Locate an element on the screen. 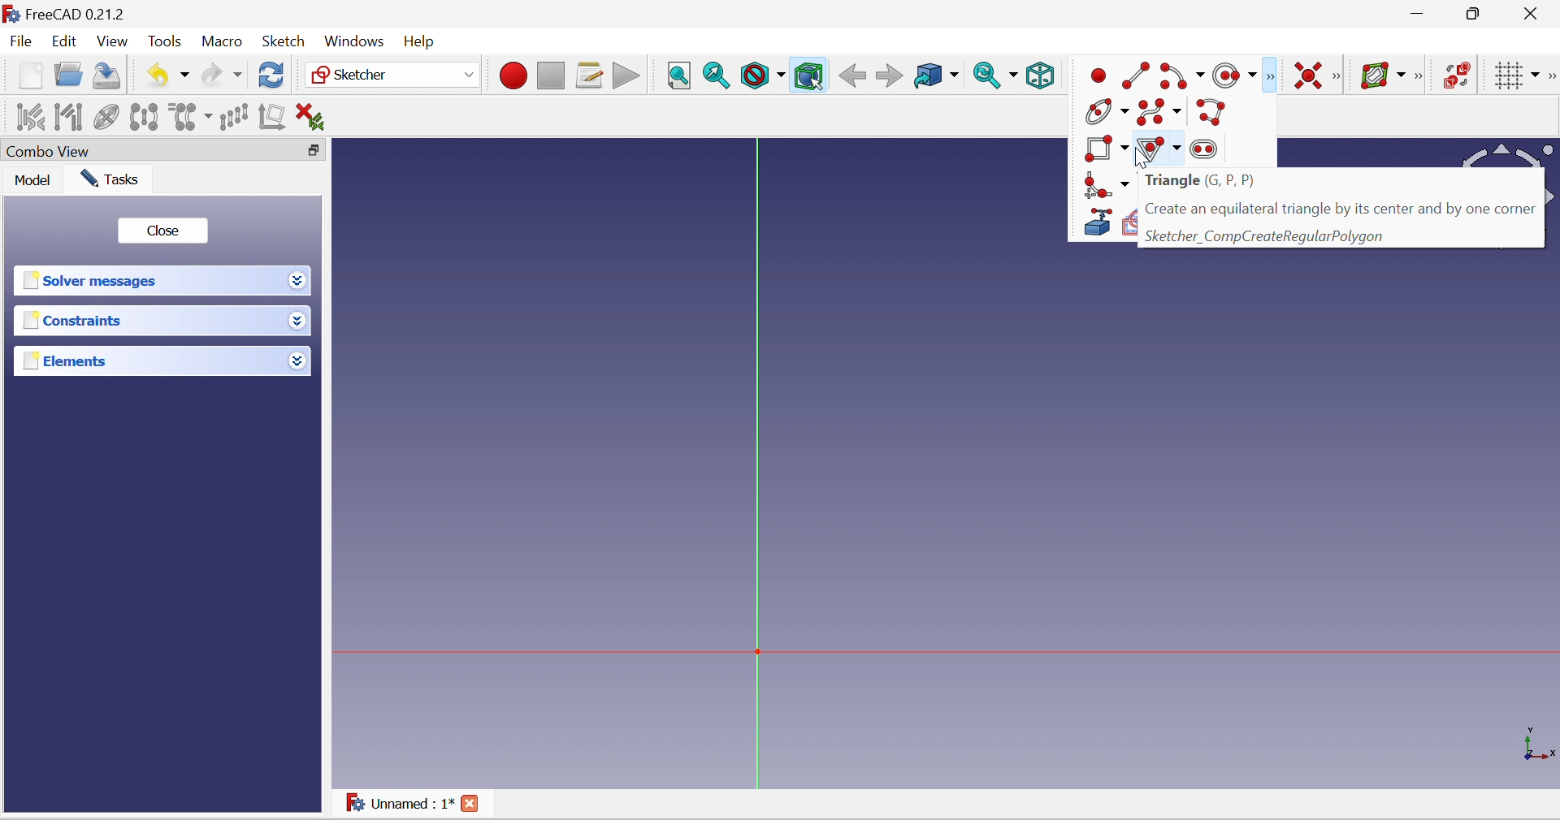 Image resolution: width=1560 pixels, height=820 pixels. Create an equilateral triangle by its center and by one corner is located at coordinates (1341, 209).